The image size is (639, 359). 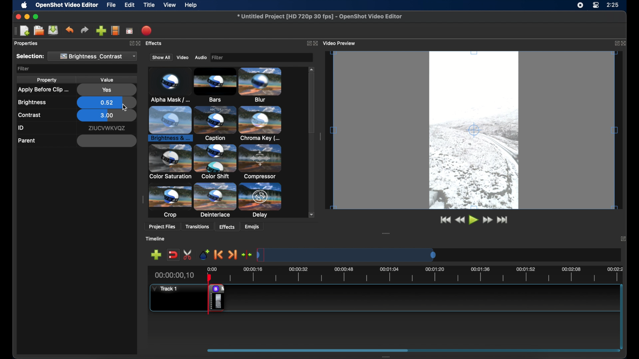 I want to click on disable snapping, so click(x=171, y=255).